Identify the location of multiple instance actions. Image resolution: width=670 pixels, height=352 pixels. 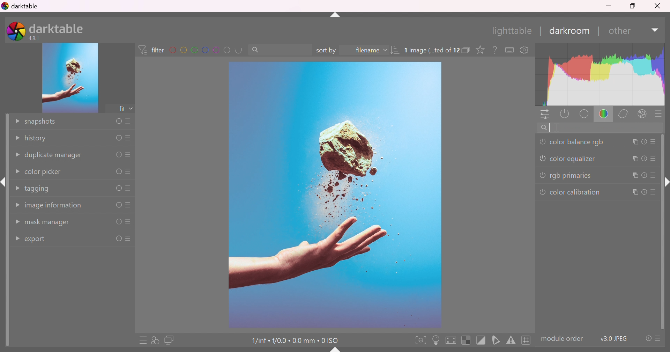
(634, 192).